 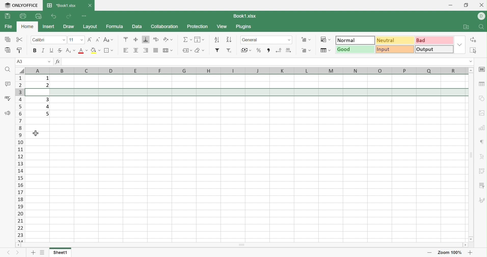 I want to click on Remove filter, so click(x=229, y=50).